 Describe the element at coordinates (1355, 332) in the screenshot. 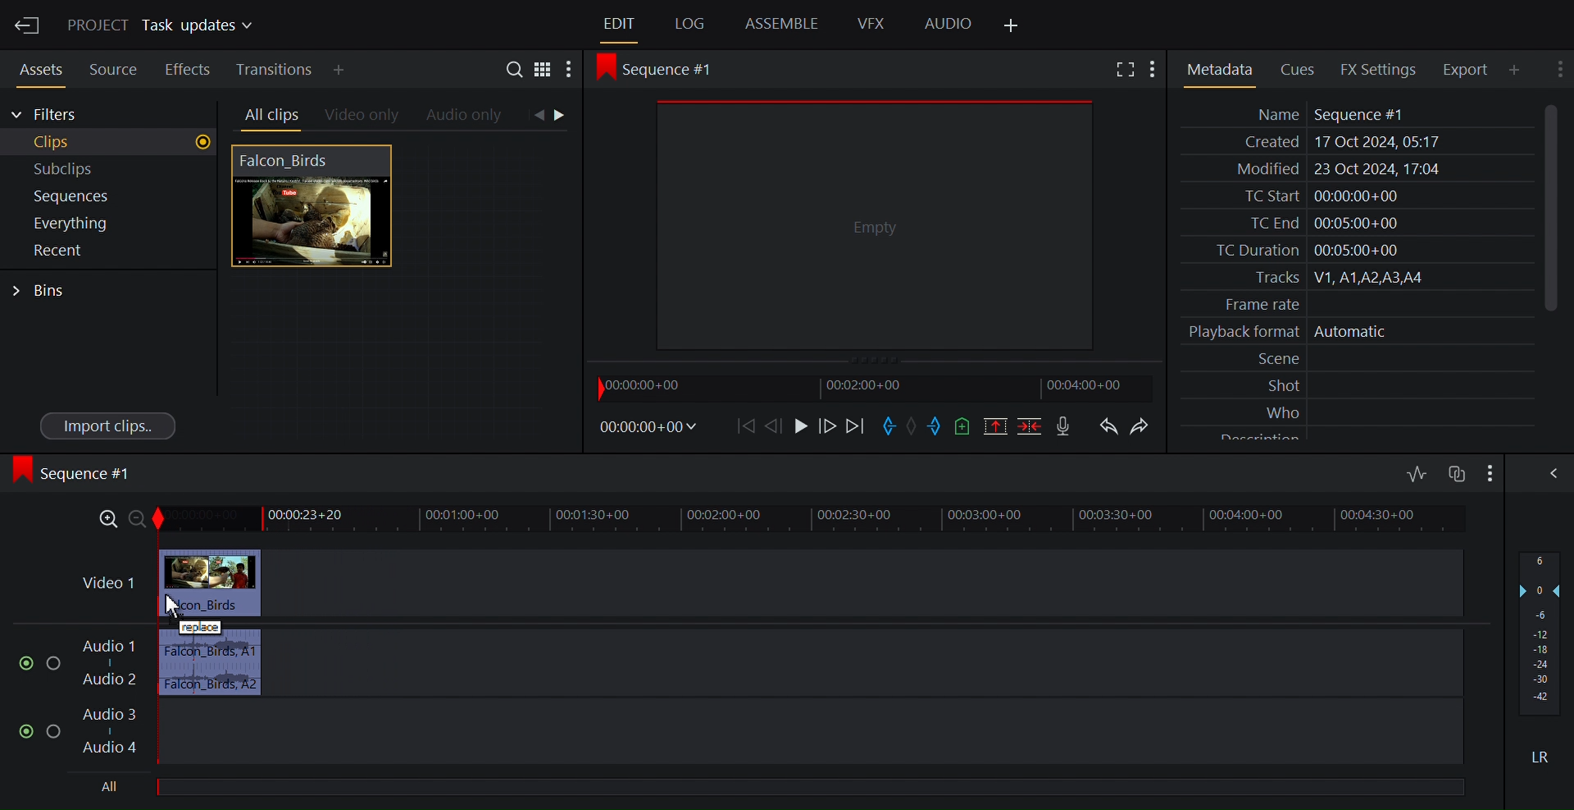

I see `Playback format` at that location.